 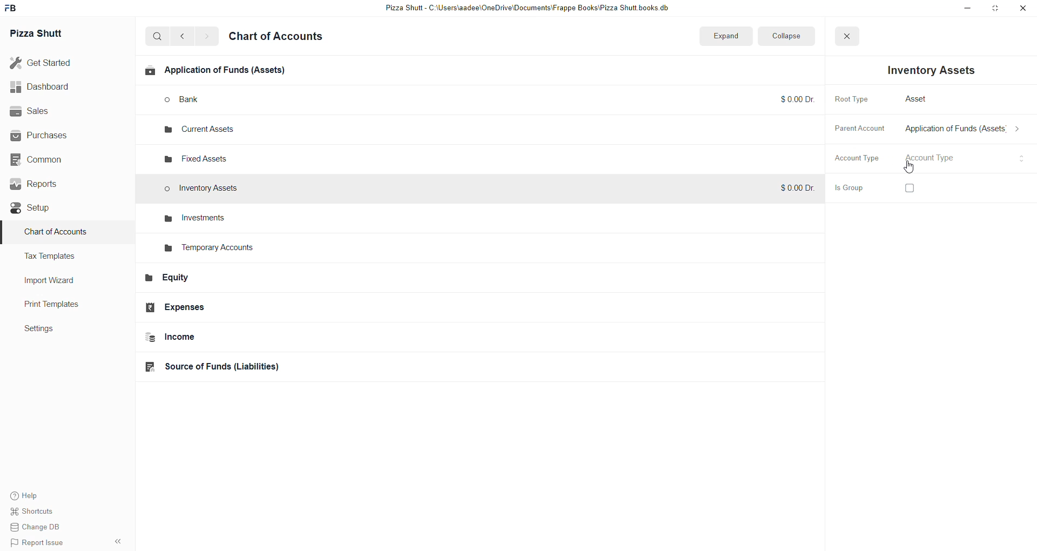 I want to click on current assets, so click(x=196, y=131).